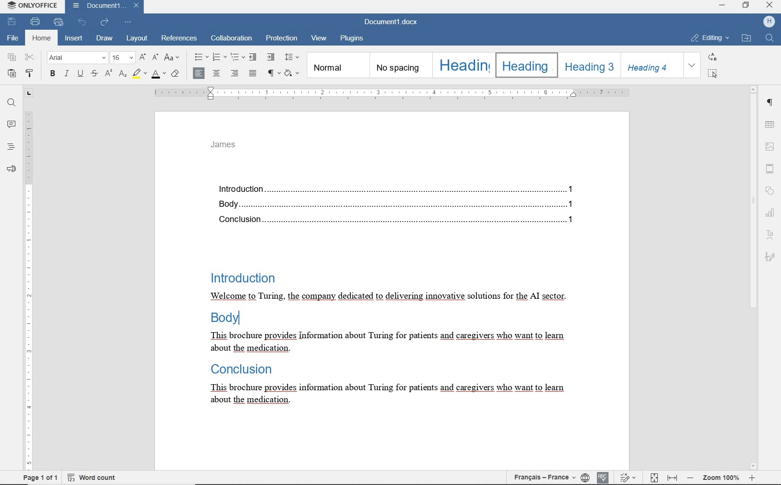 The width and height of the screenshot is (781, 485). Describe the element at coordinates (281, 39) in the screenshot. I see `PROTECTION` at that location.